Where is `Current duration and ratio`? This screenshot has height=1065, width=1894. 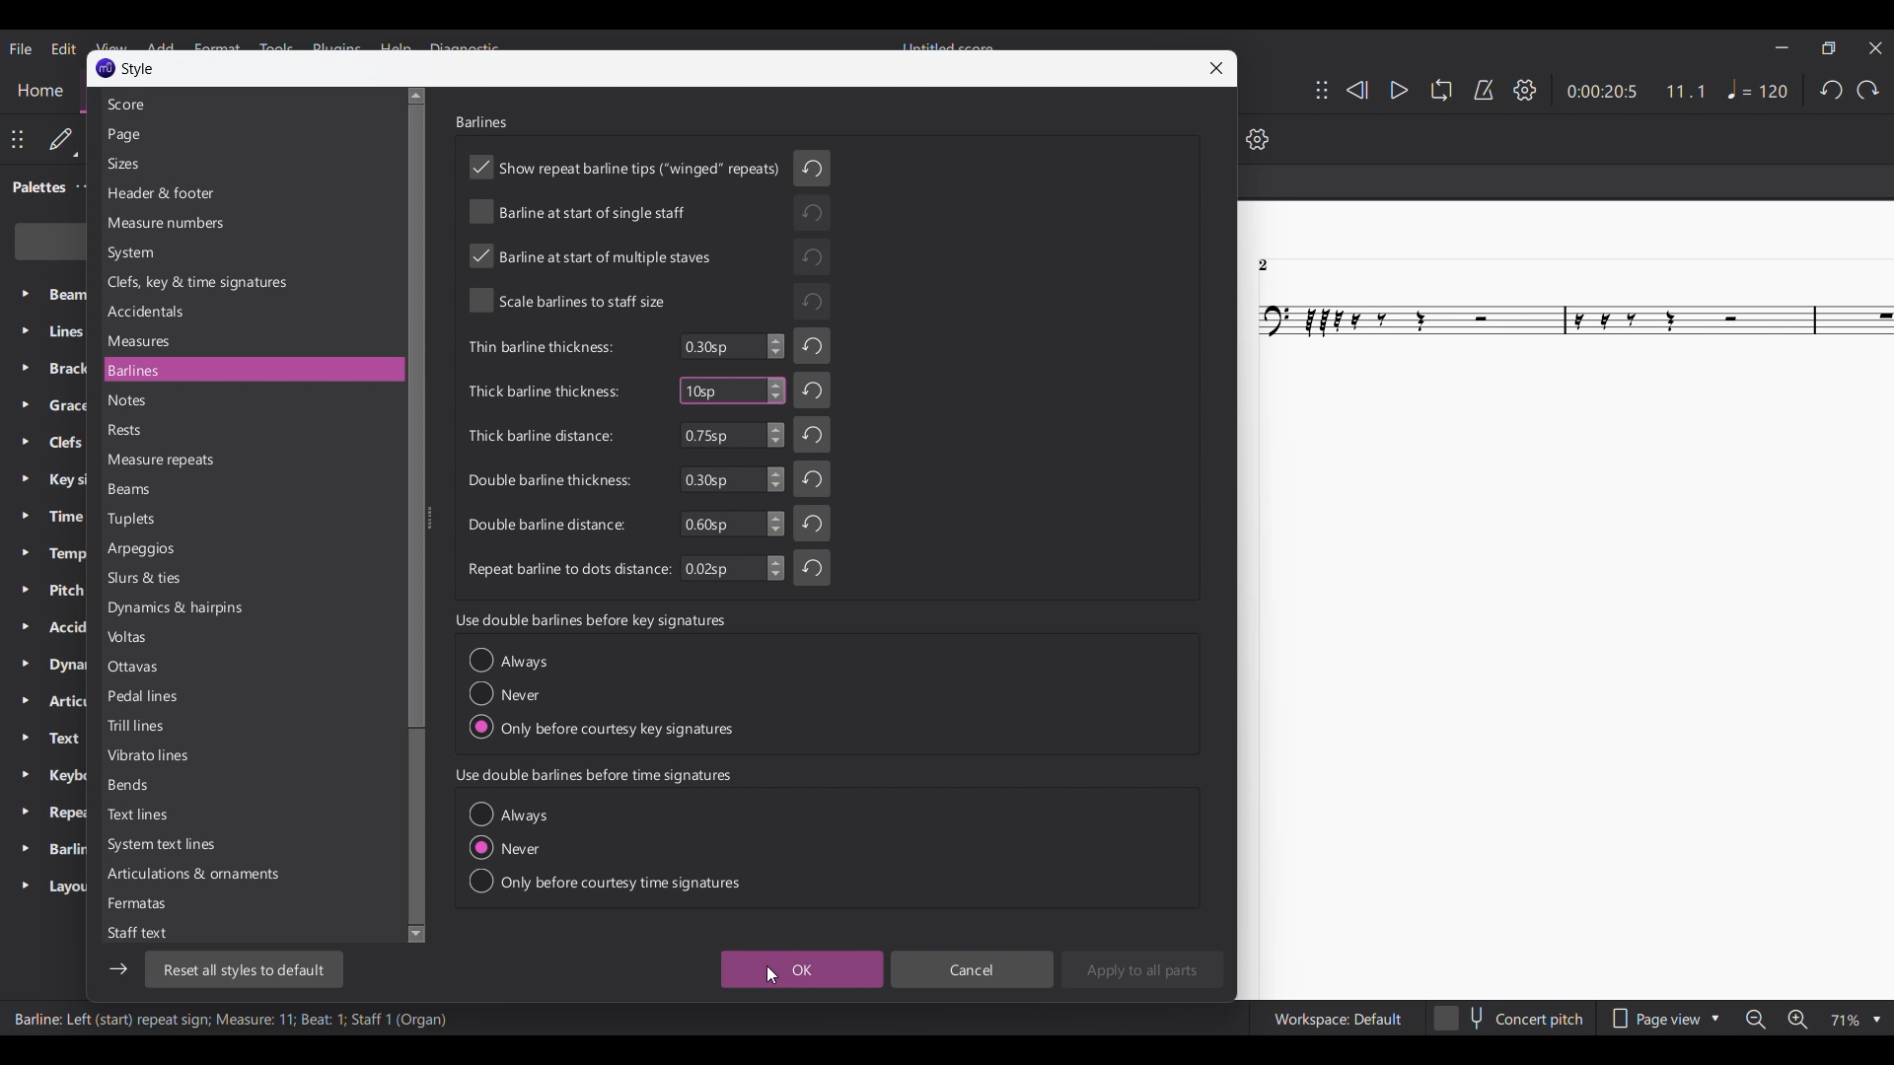
Current duration and ratio is located at coordinates (1637, 92).